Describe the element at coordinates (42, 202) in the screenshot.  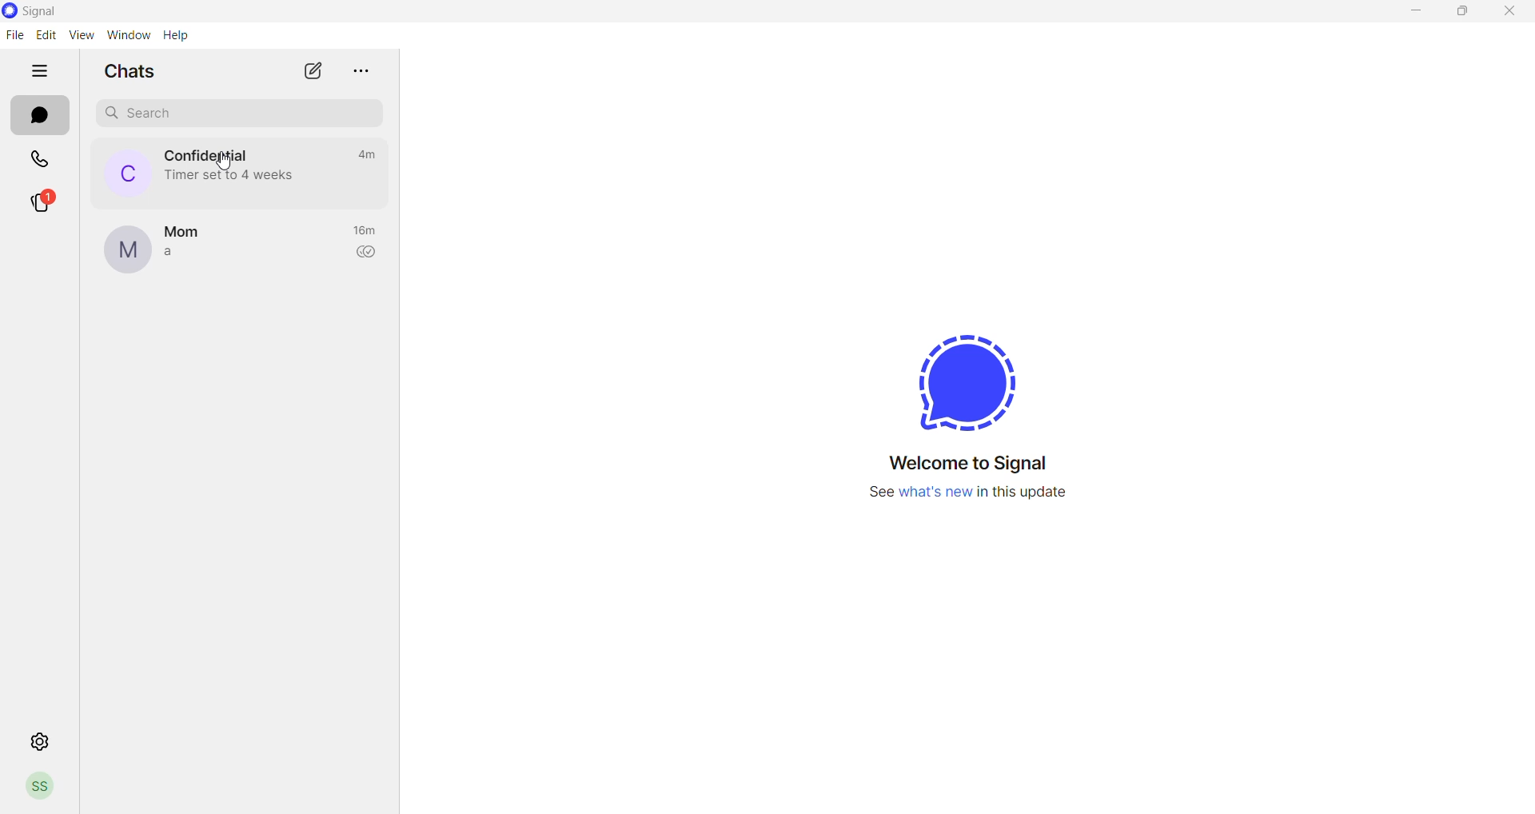
I see `stories` at that location.